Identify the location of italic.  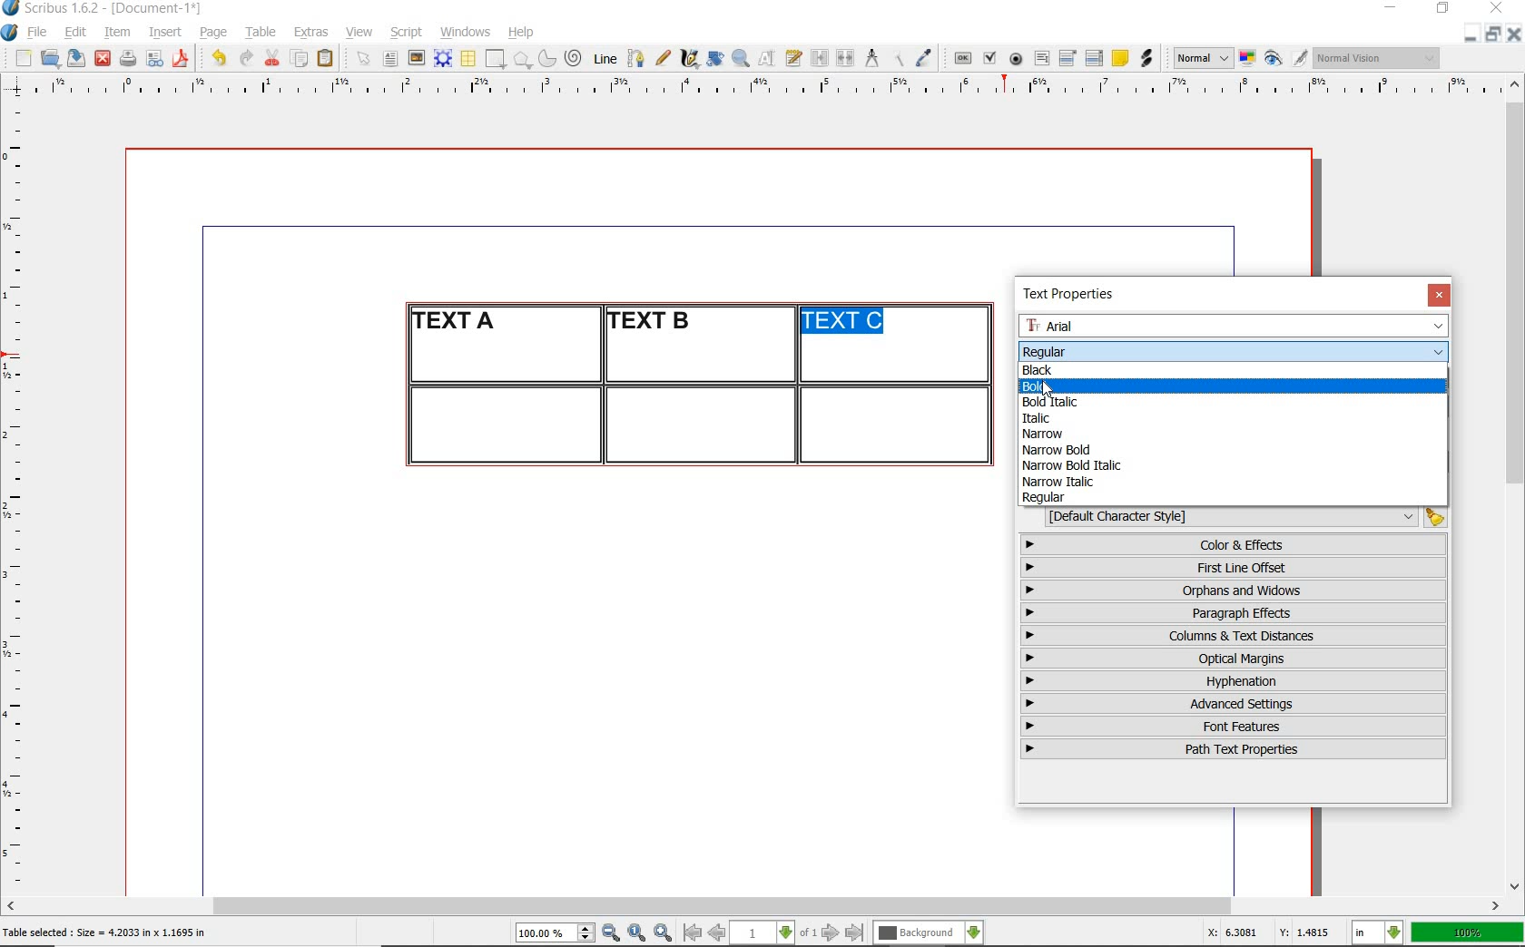
(1034, 418).